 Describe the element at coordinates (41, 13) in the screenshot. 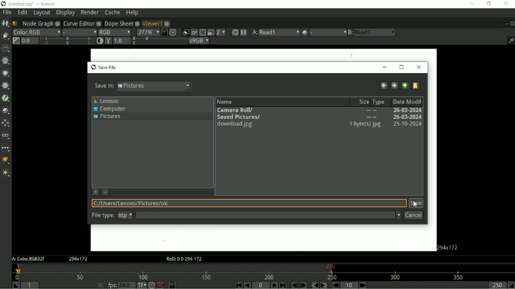

I see `Layout` at that location.